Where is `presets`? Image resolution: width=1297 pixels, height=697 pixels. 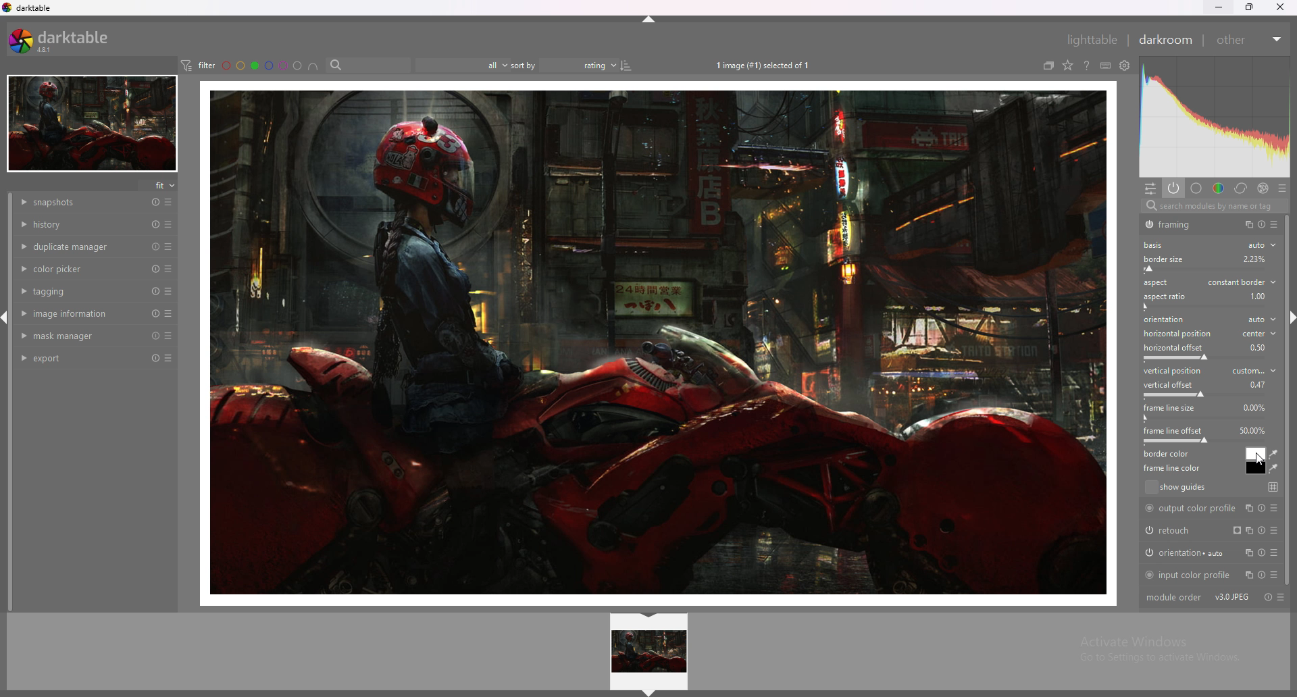
presets is located at coordinates (170, 269).